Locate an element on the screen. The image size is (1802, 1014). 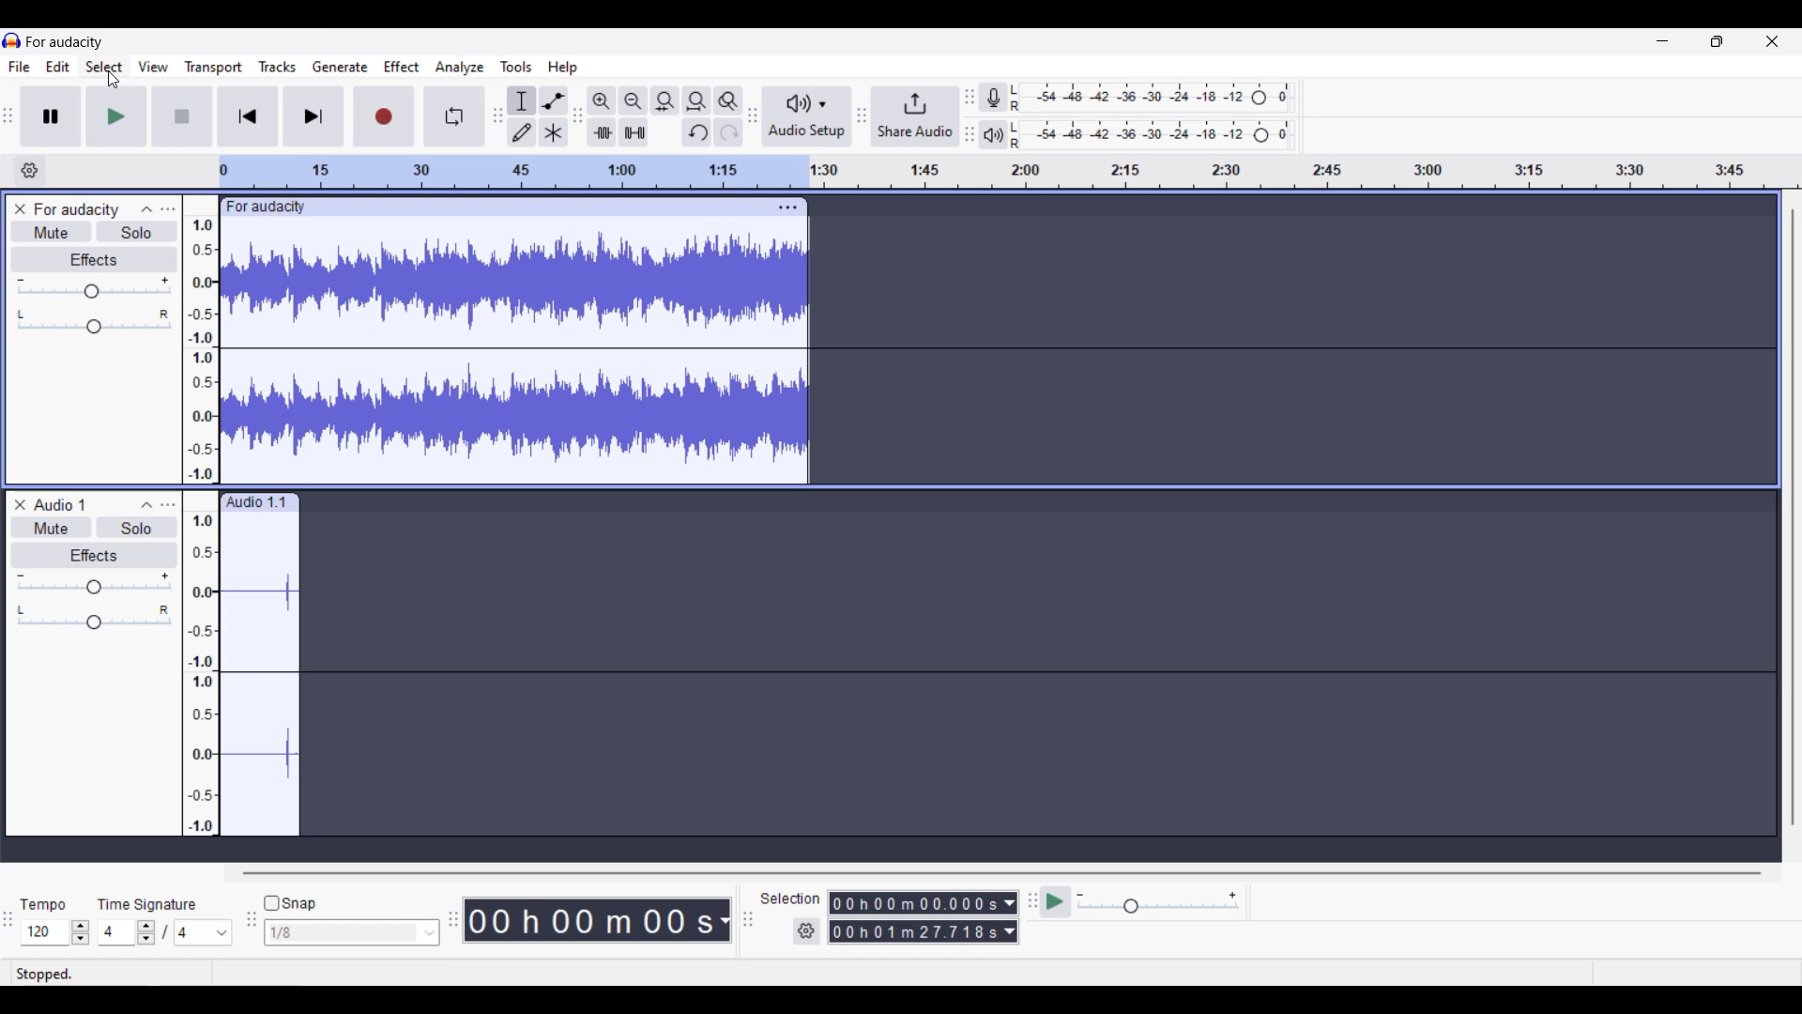
Draw tool is located at coordinates (522, 132).